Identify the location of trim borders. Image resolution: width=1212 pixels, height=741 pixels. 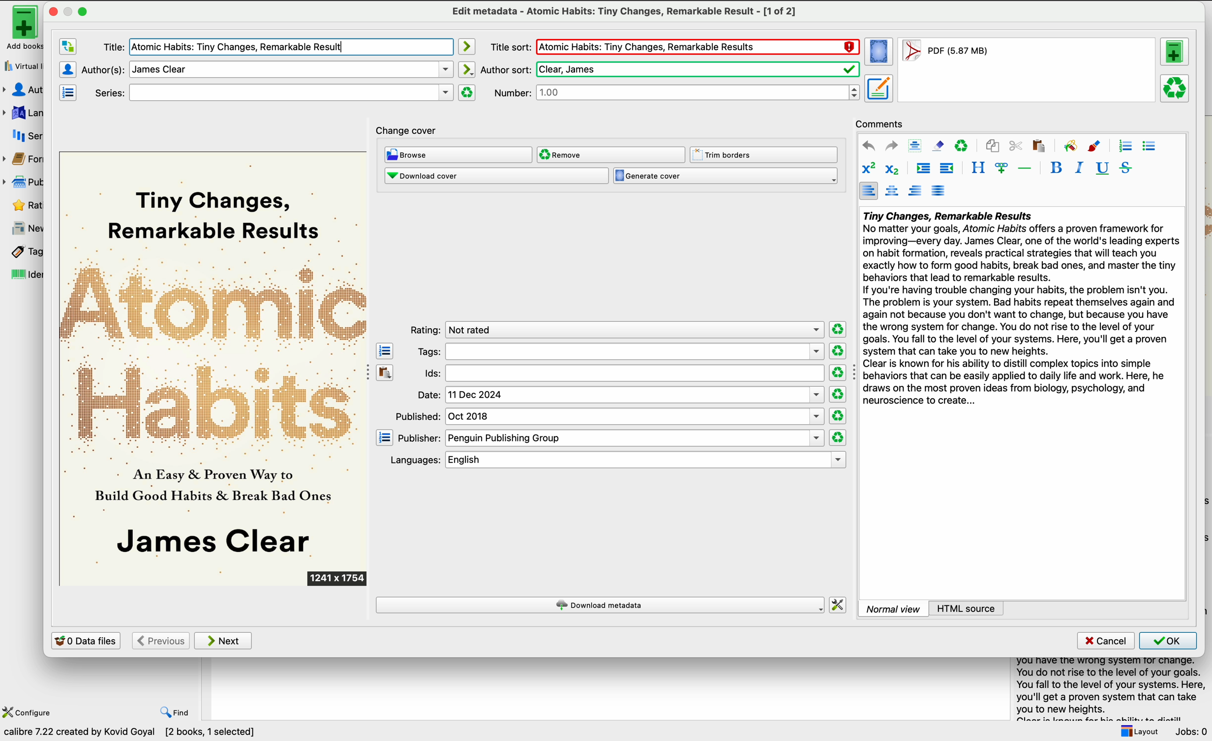
(765, 154).